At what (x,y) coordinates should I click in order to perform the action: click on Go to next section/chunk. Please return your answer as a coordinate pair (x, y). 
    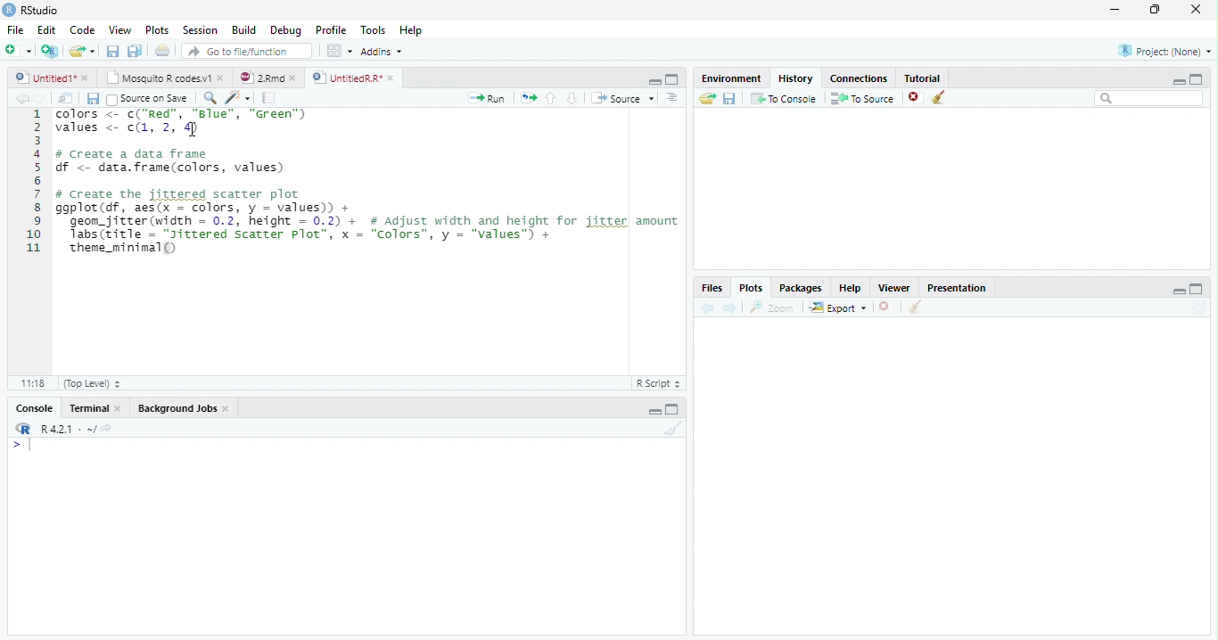
    Looking at the image, I should click on (572, 98).